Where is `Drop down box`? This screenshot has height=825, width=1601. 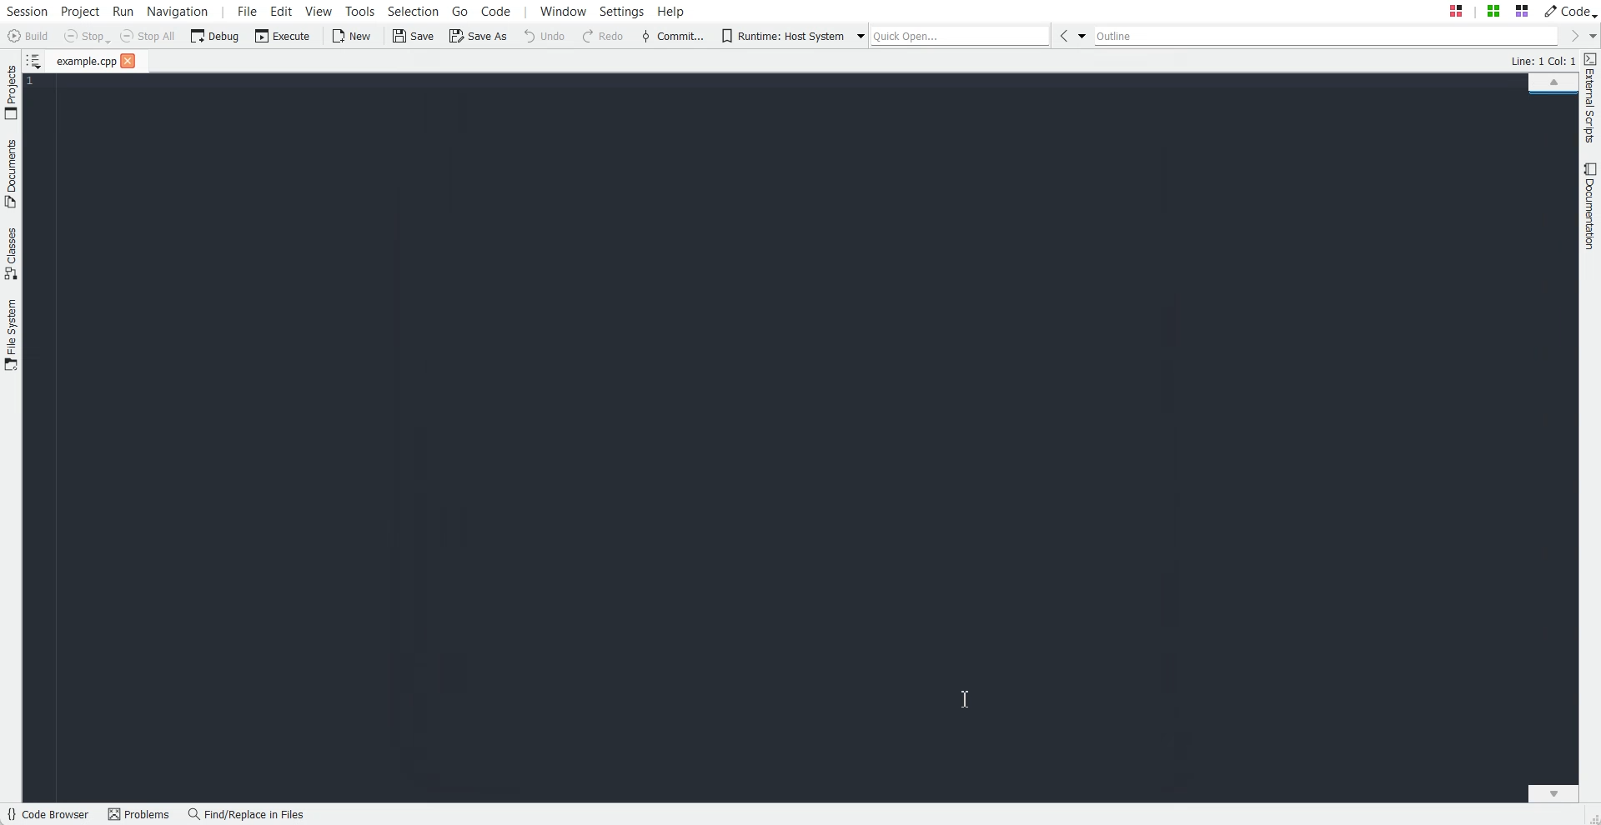 Drop down box is located at coordinates (857, 35).